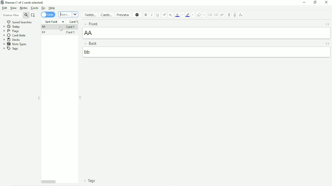 The image size is (332, 186). What do you see at coordinates (73, 22) in the screenshot?
I see `Card Type` at bounding box center [73, 22].